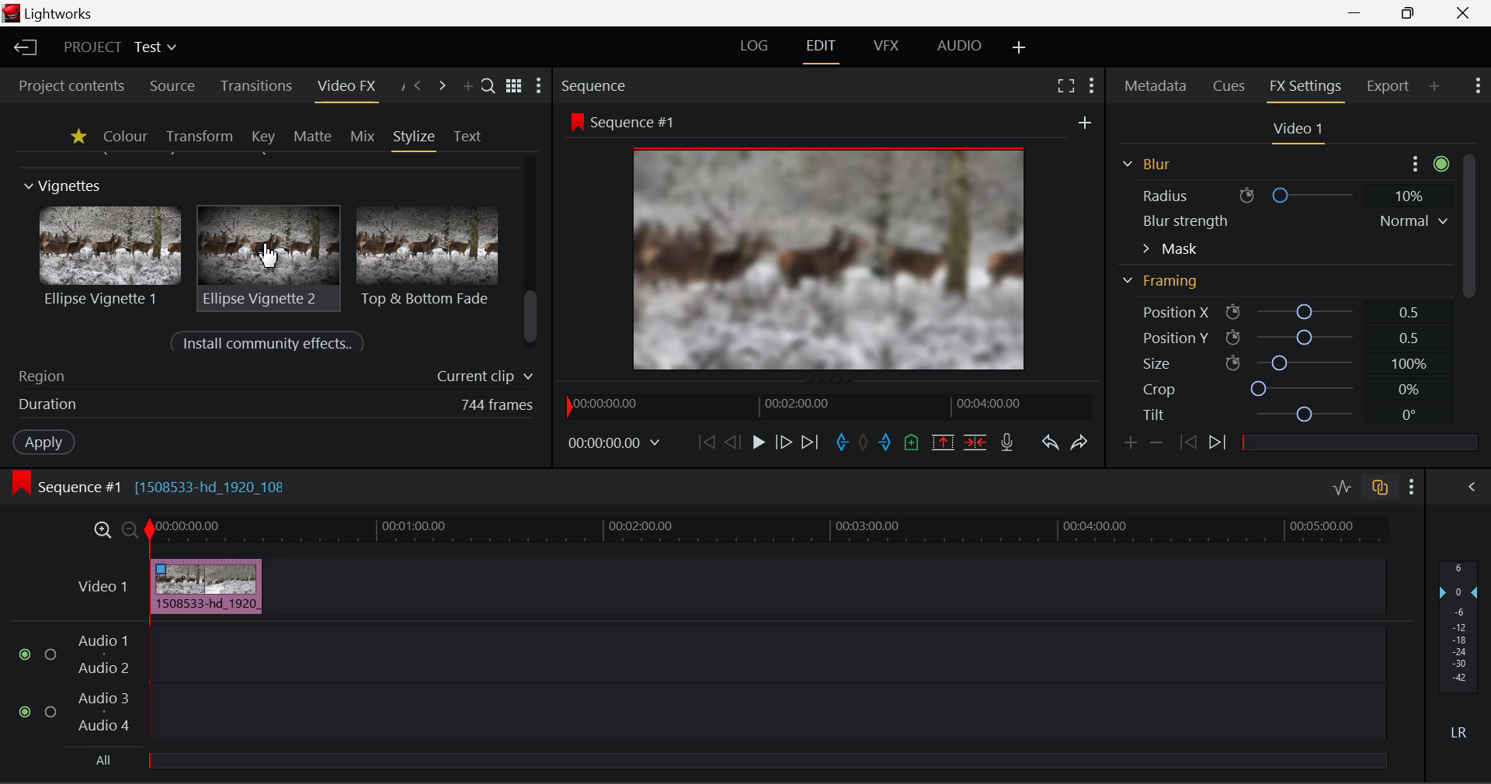 The width and height of the screenshot is (1491, 784). Describe the element at coordinates (686, 699) in the screenshot. I see `Audio Input Field` at that location.